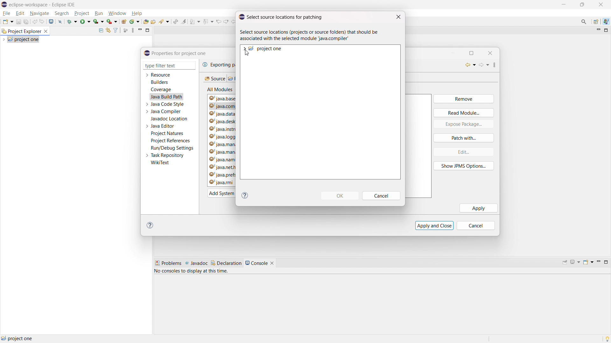 Image resolution: width=611 pixels, height=343 pixels. What do you see at coordinates (7, 13) in the screenshot?
I see `file` at bounding box center [7, 13].